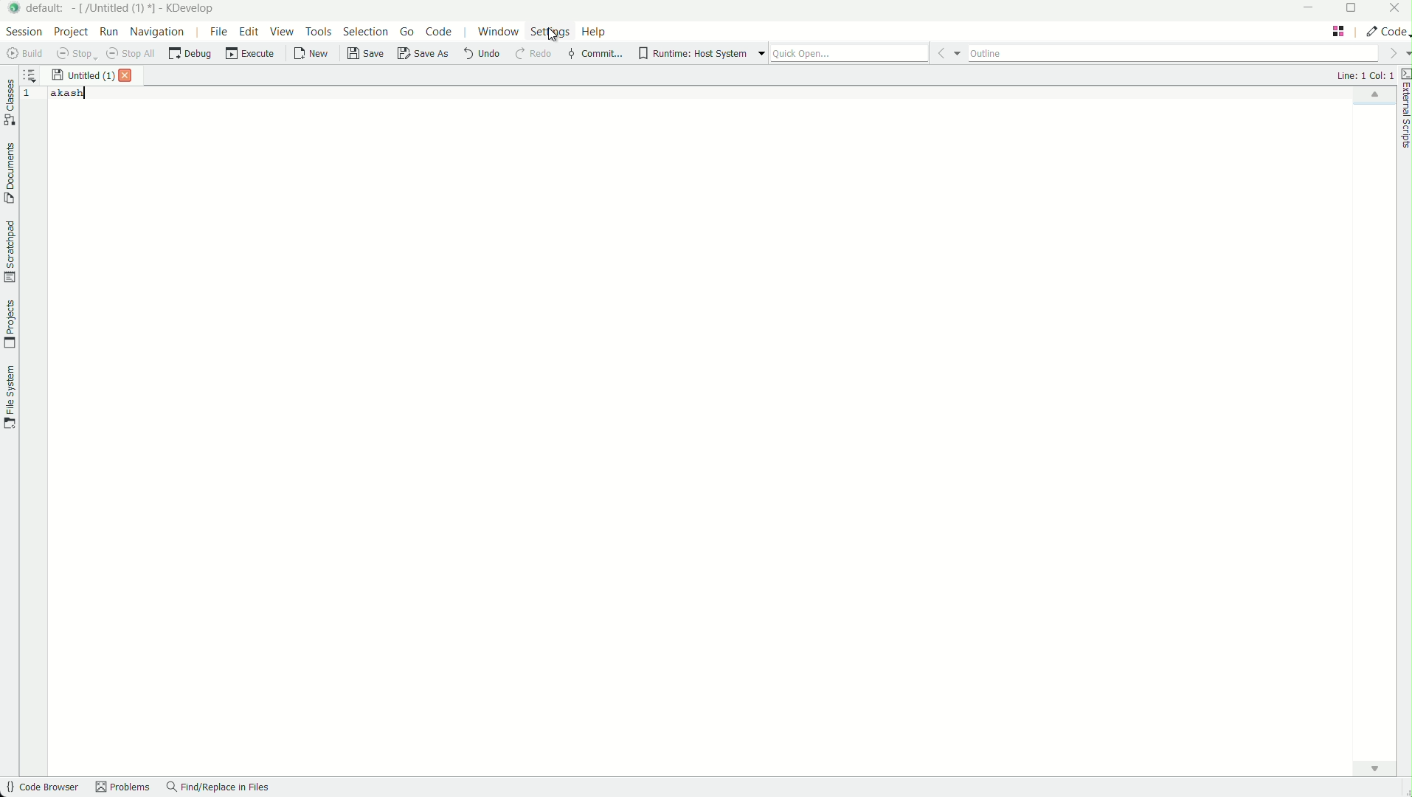  What do you see at coordinates (318, 31) in the screenshot?
I see `tools menu` at bounding box center [318, 31].